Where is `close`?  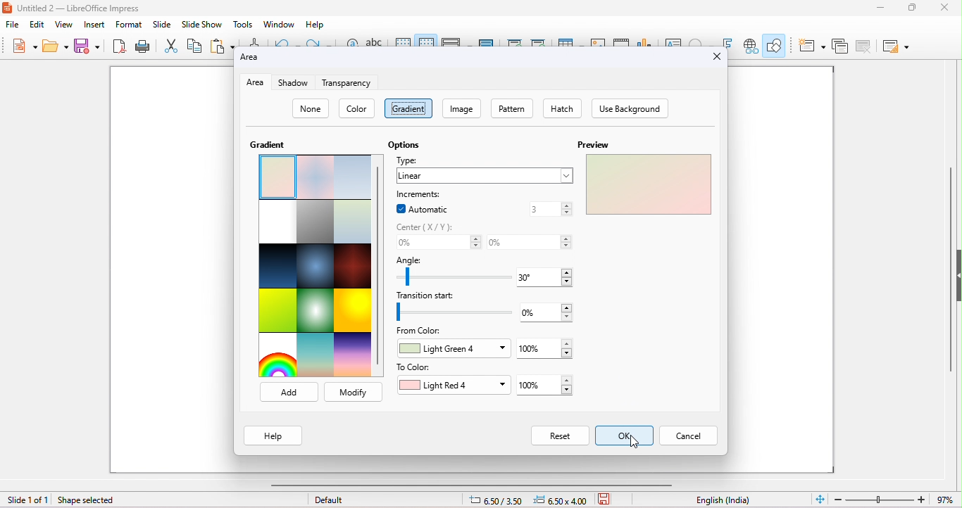
close is located at coordinates (718, 57).